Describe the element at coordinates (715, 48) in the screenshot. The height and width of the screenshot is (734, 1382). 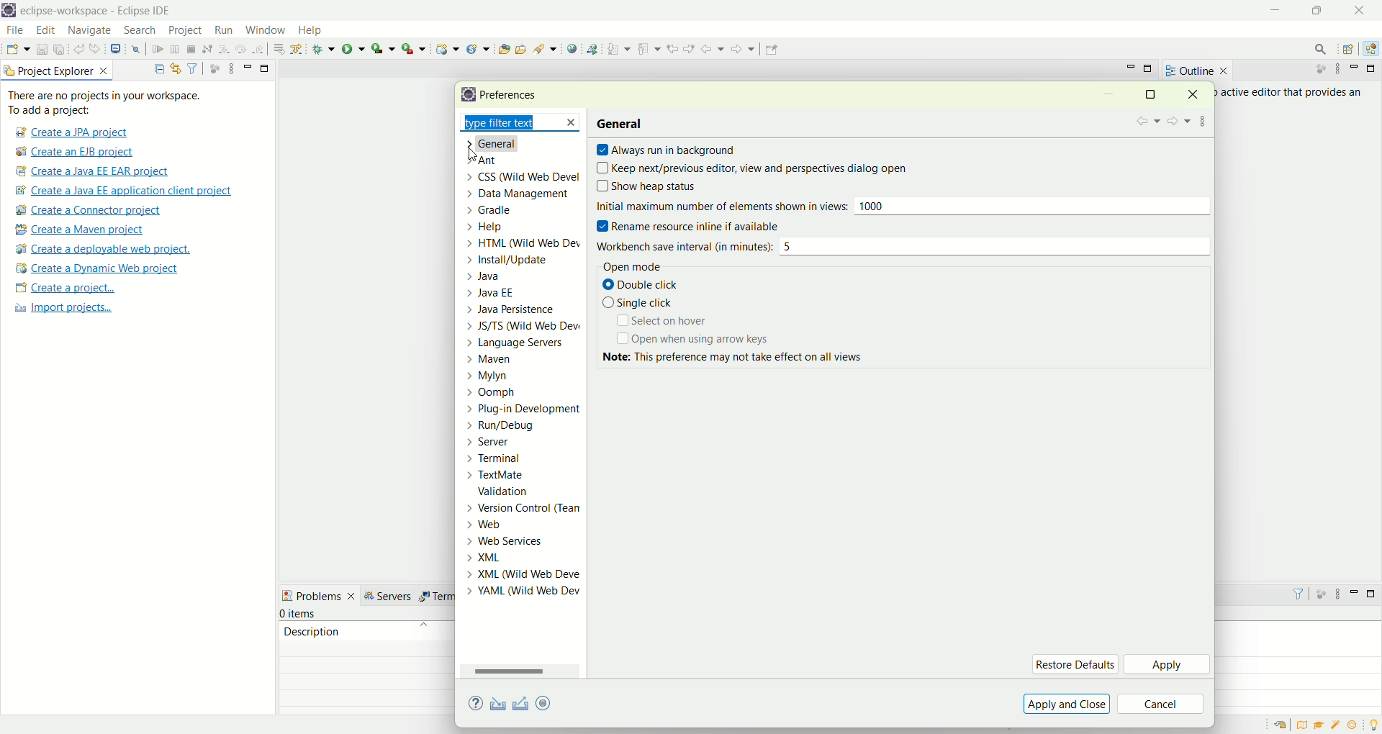
I see `back` at that location.